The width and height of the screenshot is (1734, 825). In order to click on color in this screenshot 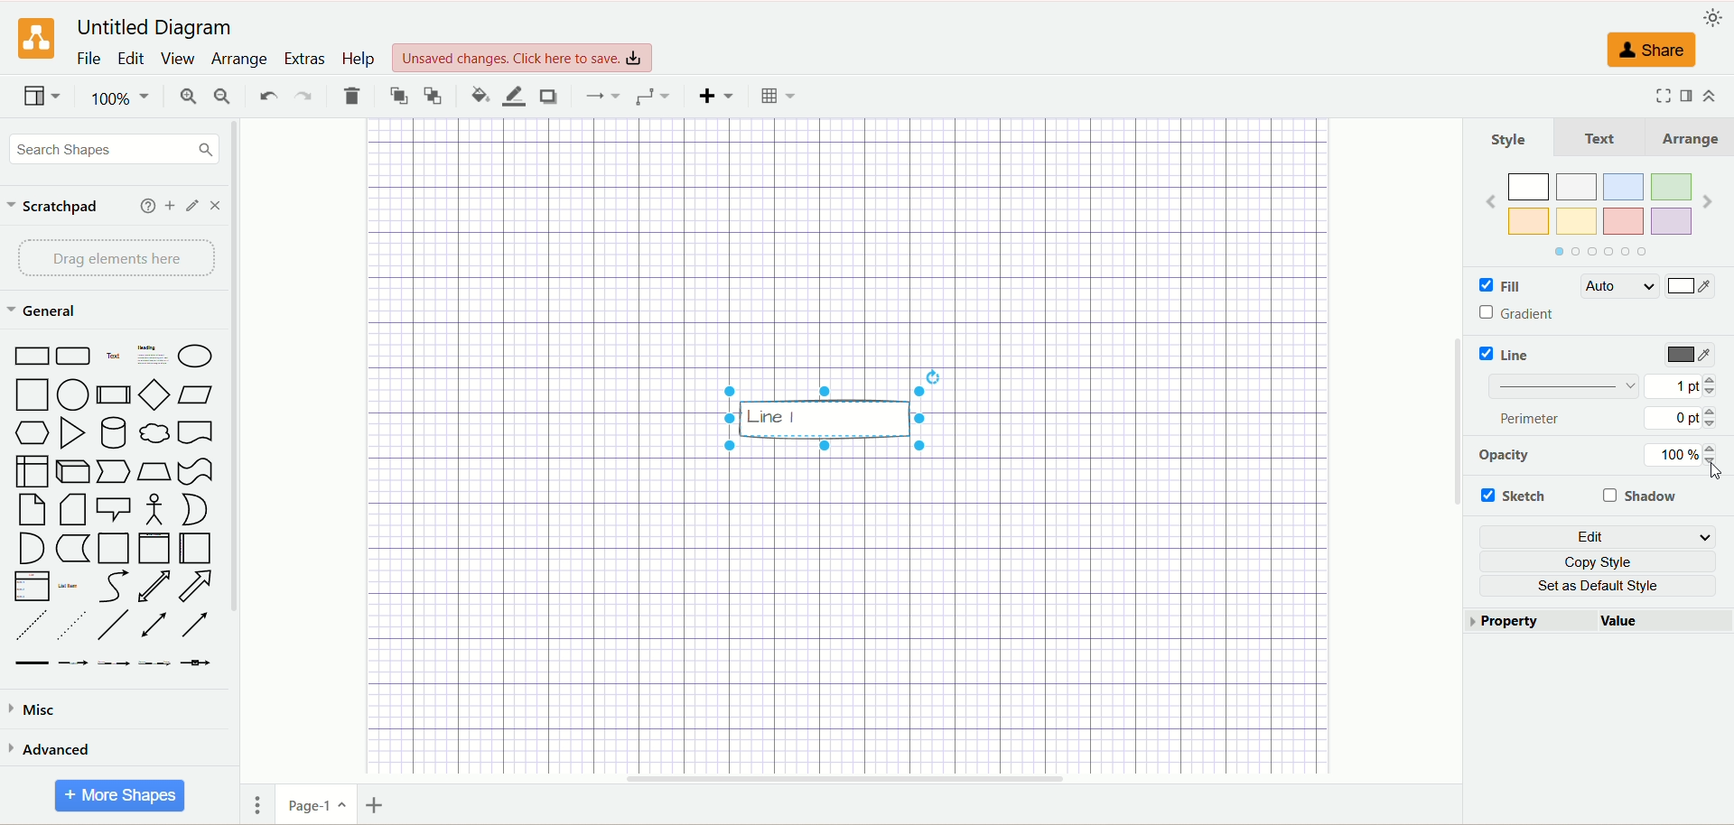, I will do `click(1692, 356)`.